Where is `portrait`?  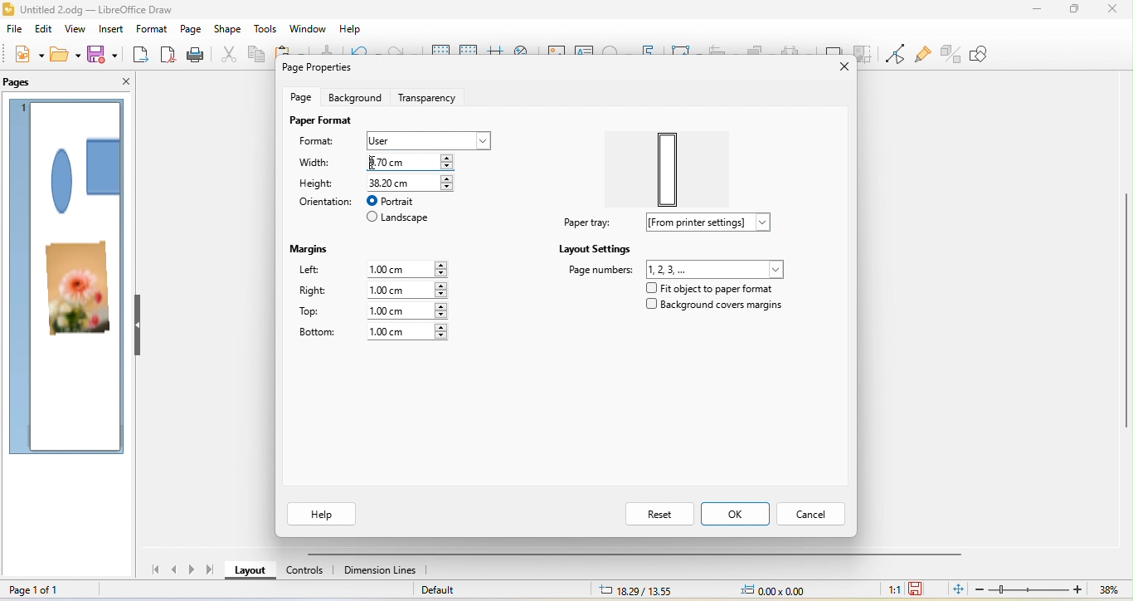 portrait is located at coordinates (397, 200).